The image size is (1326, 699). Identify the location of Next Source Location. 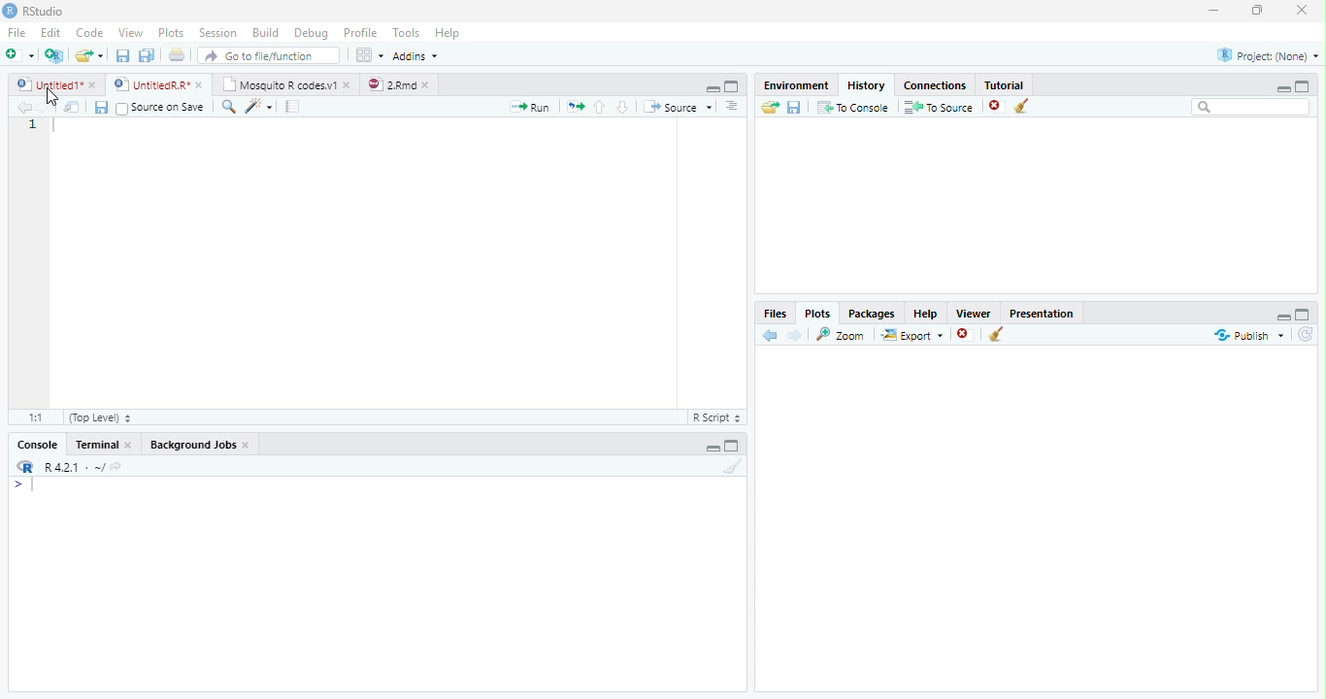
(44, 106).